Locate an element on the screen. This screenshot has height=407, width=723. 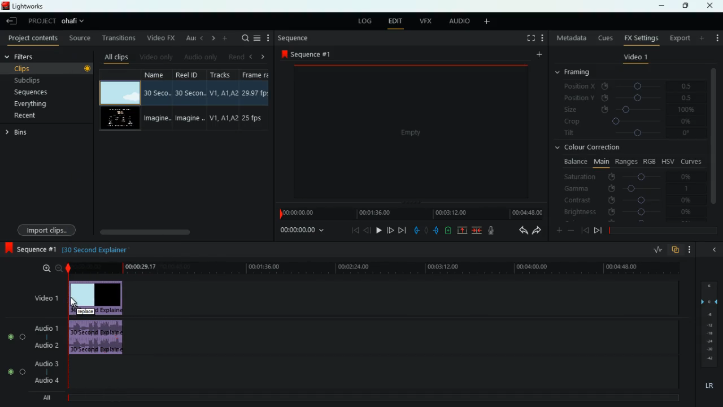
gamma is located at coordinates (634, 189).